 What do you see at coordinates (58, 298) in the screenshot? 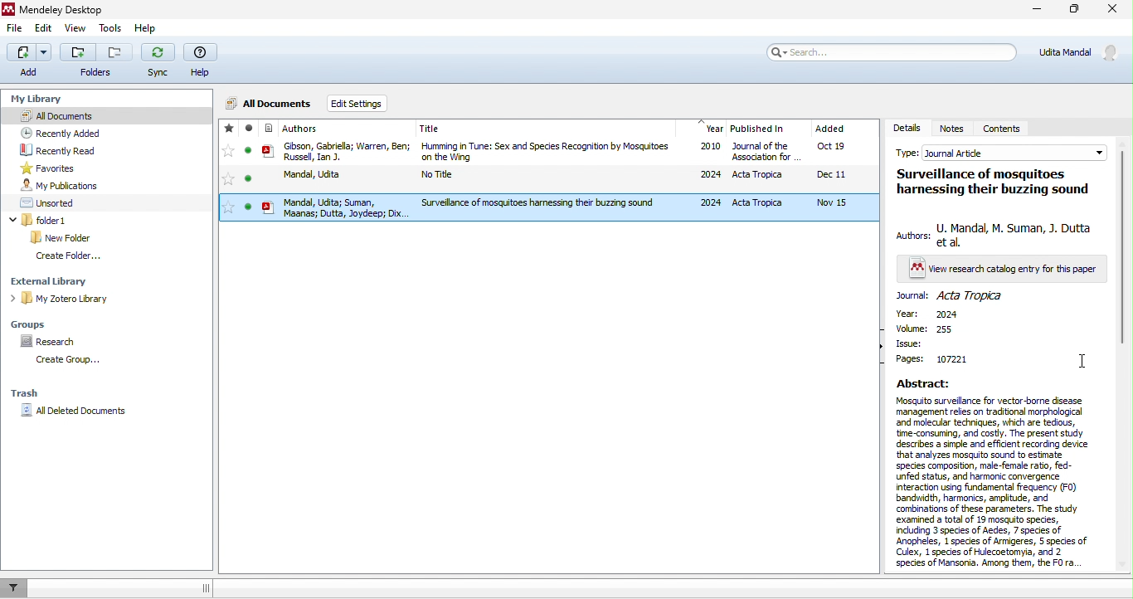
I see `my zotero library` at bounding box center [58, 298].